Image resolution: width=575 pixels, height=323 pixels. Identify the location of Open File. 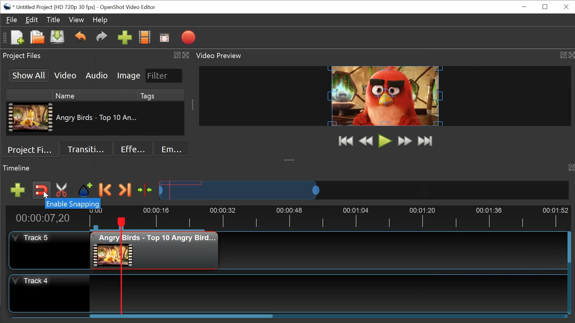
(37, 38).